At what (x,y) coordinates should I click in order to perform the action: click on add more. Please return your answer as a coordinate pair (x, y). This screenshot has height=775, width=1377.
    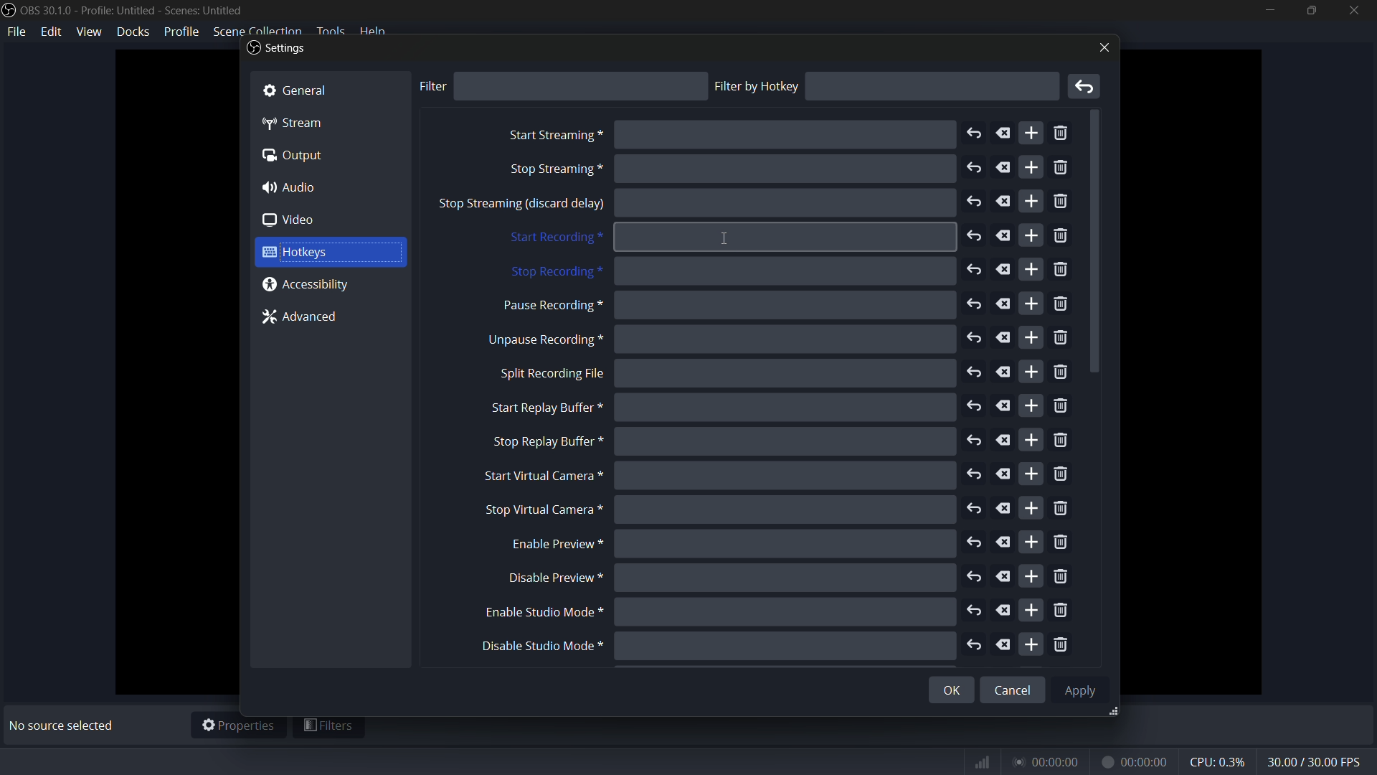
    Looking at the image, I should click on (1030, 405).